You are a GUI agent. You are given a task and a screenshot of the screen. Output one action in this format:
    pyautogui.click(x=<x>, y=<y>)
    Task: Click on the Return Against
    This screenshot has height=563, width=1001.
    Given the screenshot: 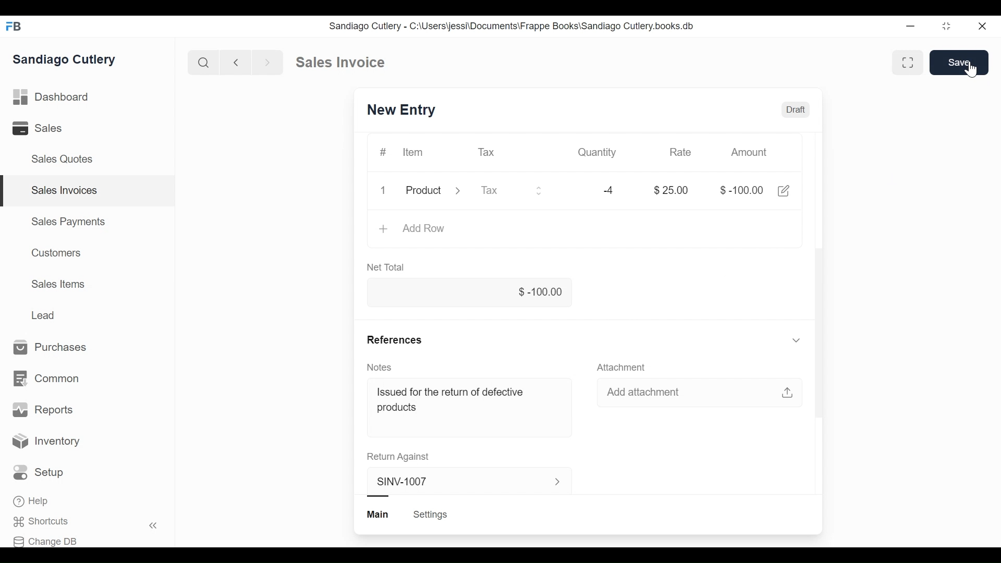 What is the action you would take?
    pyautogui.click(x=398, y=457)
    